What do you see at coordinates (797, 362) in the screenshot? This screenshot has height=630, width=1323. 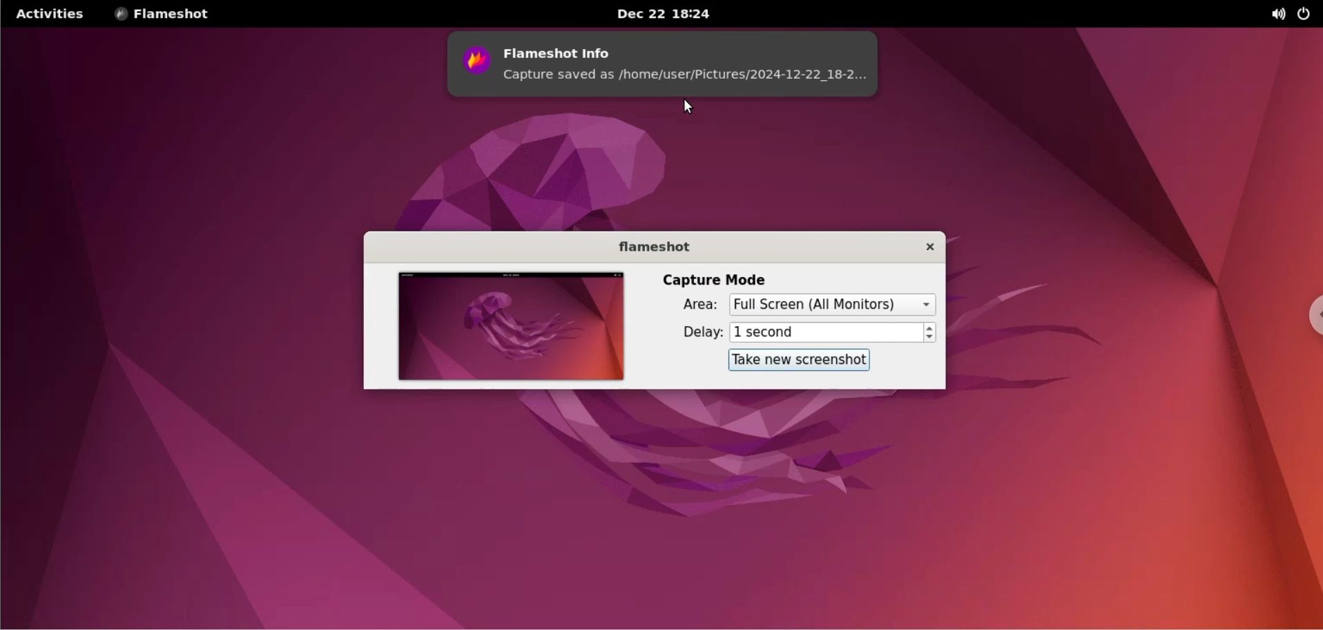 I see `take new screenshot` at bounding box center [797, 362].